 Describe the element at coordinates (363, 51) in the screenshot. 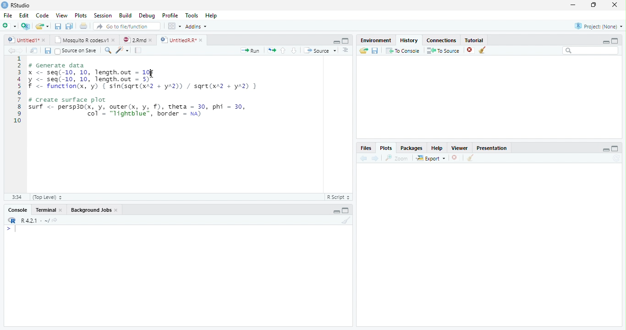

I see `Load history from an existing file` at that location.